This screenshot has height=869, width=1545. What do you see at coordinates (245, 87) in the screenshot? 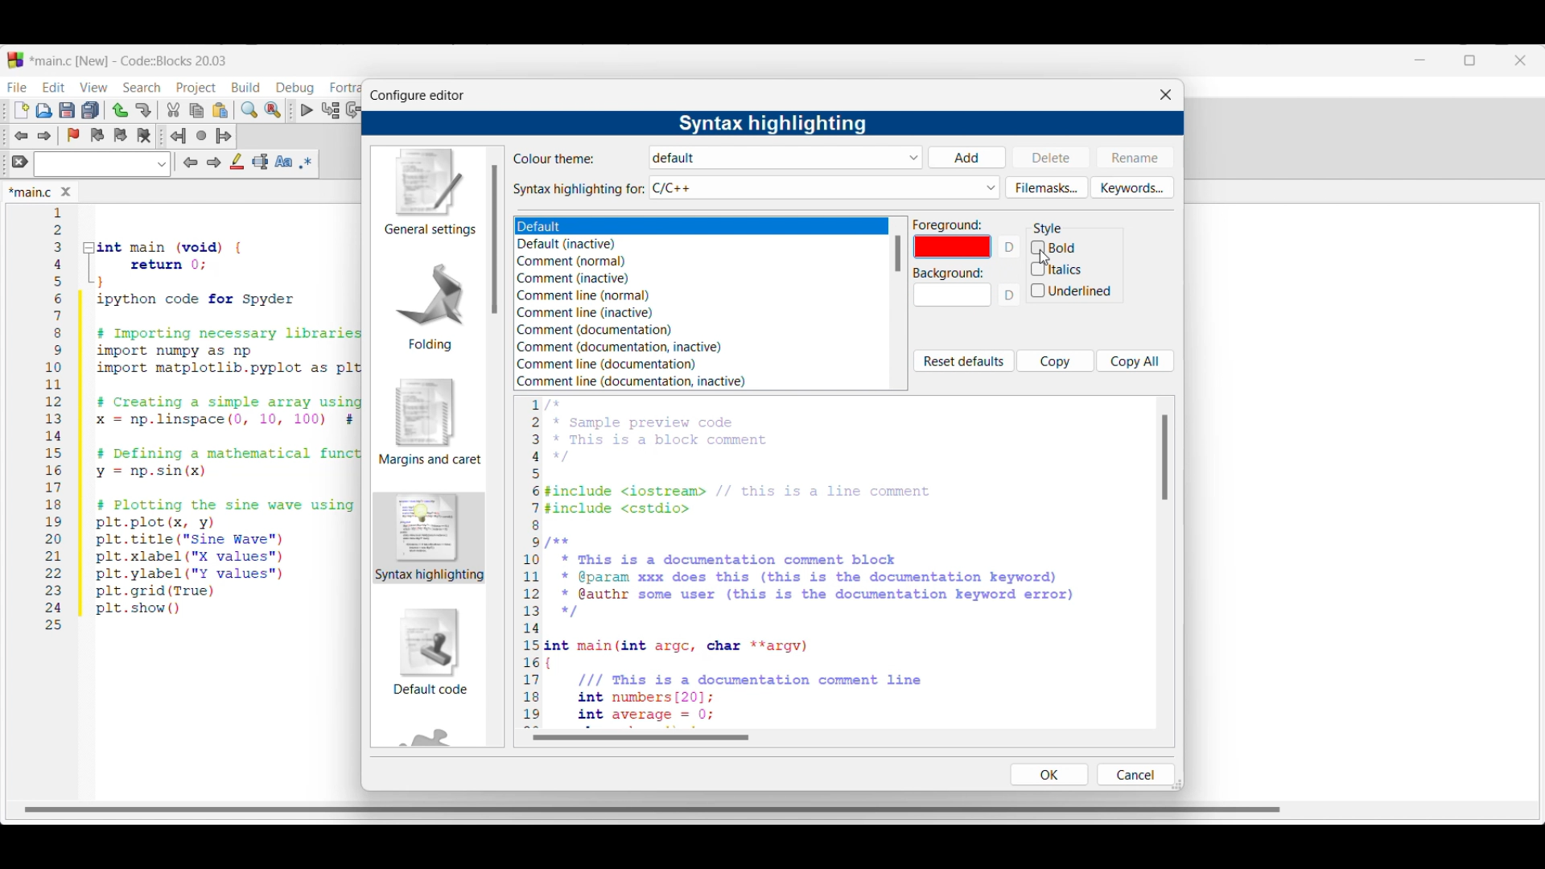
I see `Build menu` at bounding box center [245, 87].